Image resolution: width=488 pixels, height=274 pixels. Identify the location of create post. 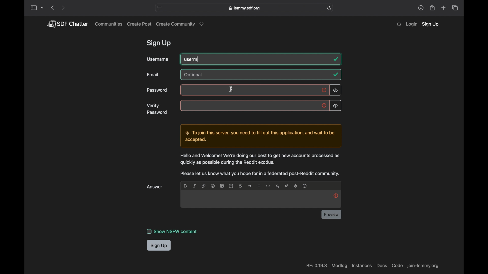
(139, 24).